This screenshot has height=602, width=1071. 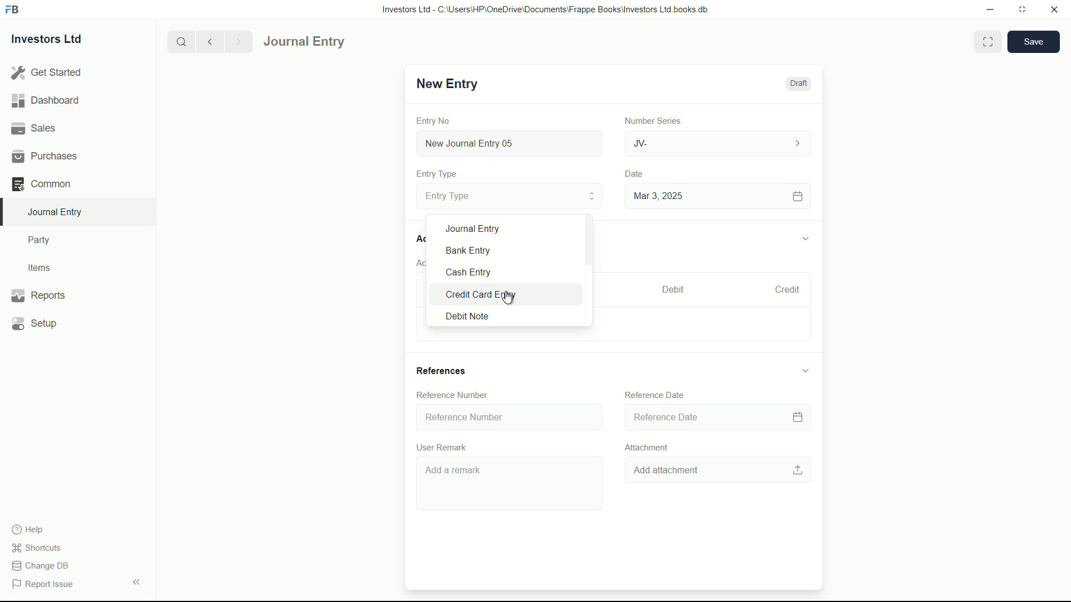 What do you see at coordinates (57, 41) in the screenshot?
I see `Investors Ltd` at bounding box center [57, 41].